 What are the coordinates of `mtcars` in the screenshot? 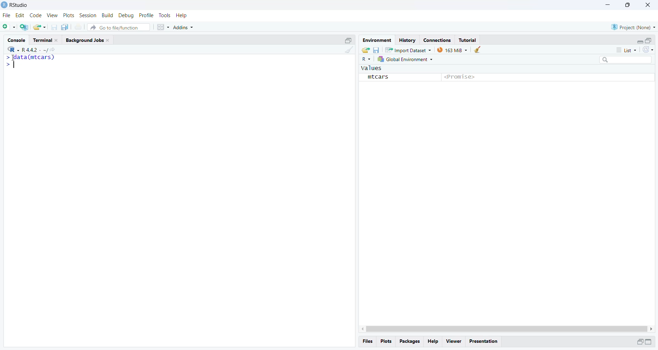 It's located at (378, 77).